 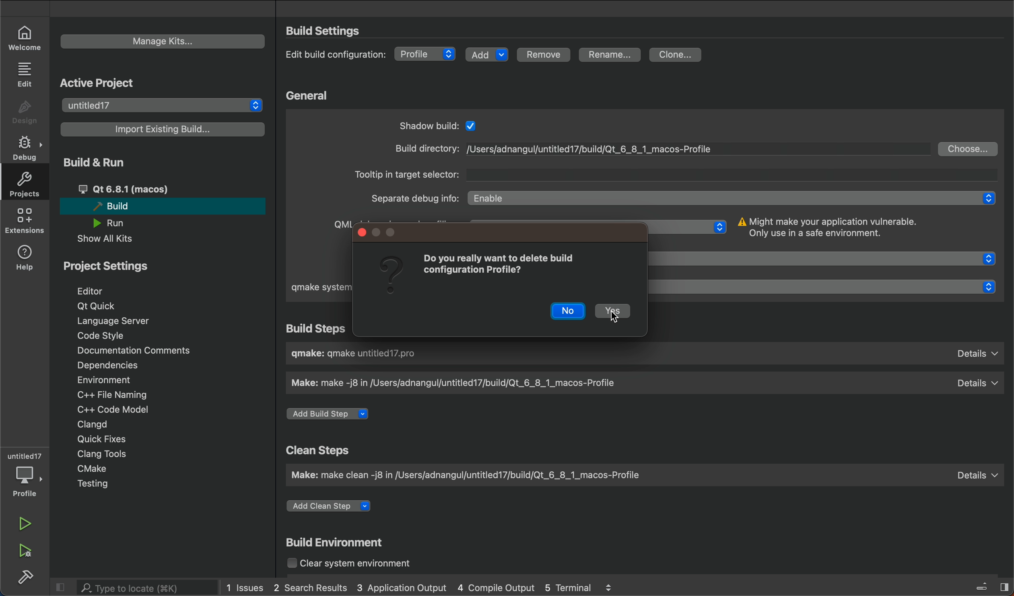 I want to click on settings, so click(x=327, y=32).